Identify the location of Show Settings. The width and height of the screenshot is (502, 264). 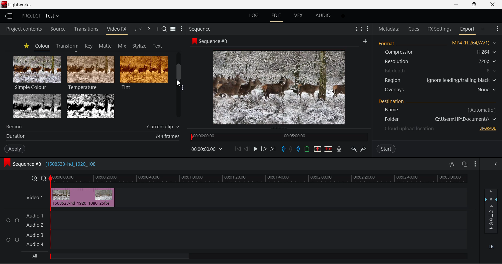
(367, 29).